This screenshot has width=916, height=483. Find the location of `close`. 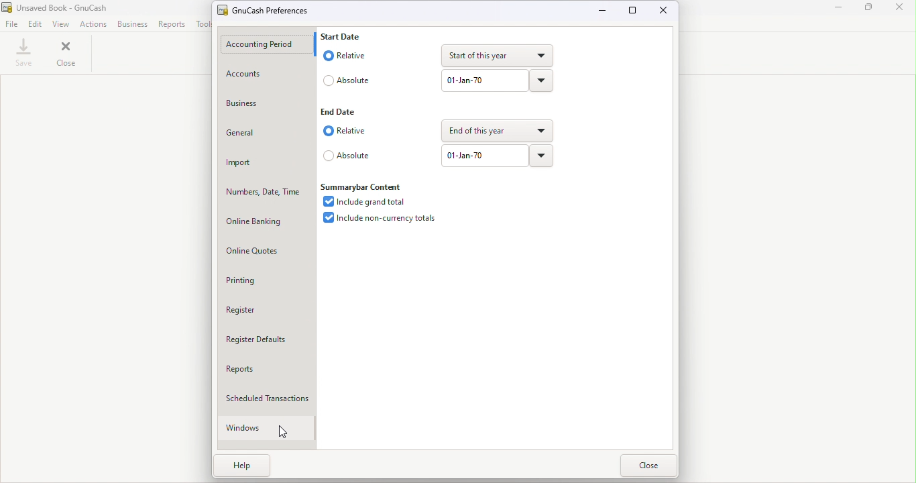

close is located at coordinates (68, 52).